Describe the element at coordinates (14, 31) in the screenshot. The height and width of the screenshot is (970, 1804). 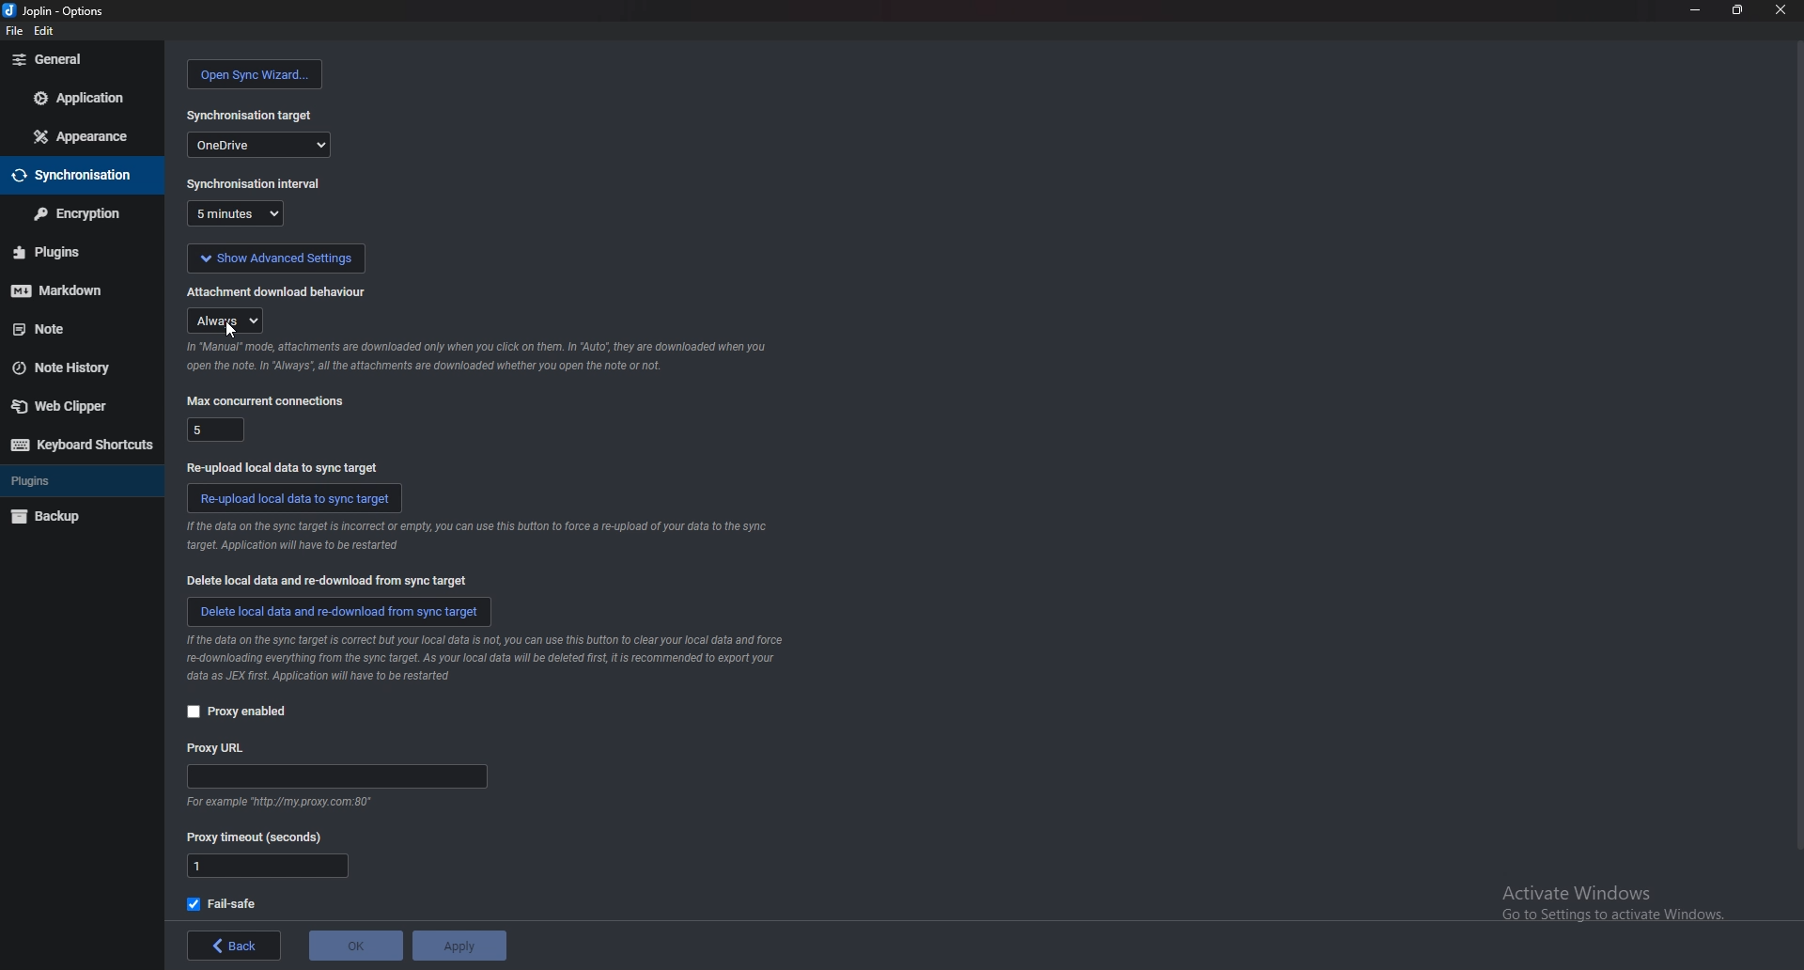
I see `file` at that location.